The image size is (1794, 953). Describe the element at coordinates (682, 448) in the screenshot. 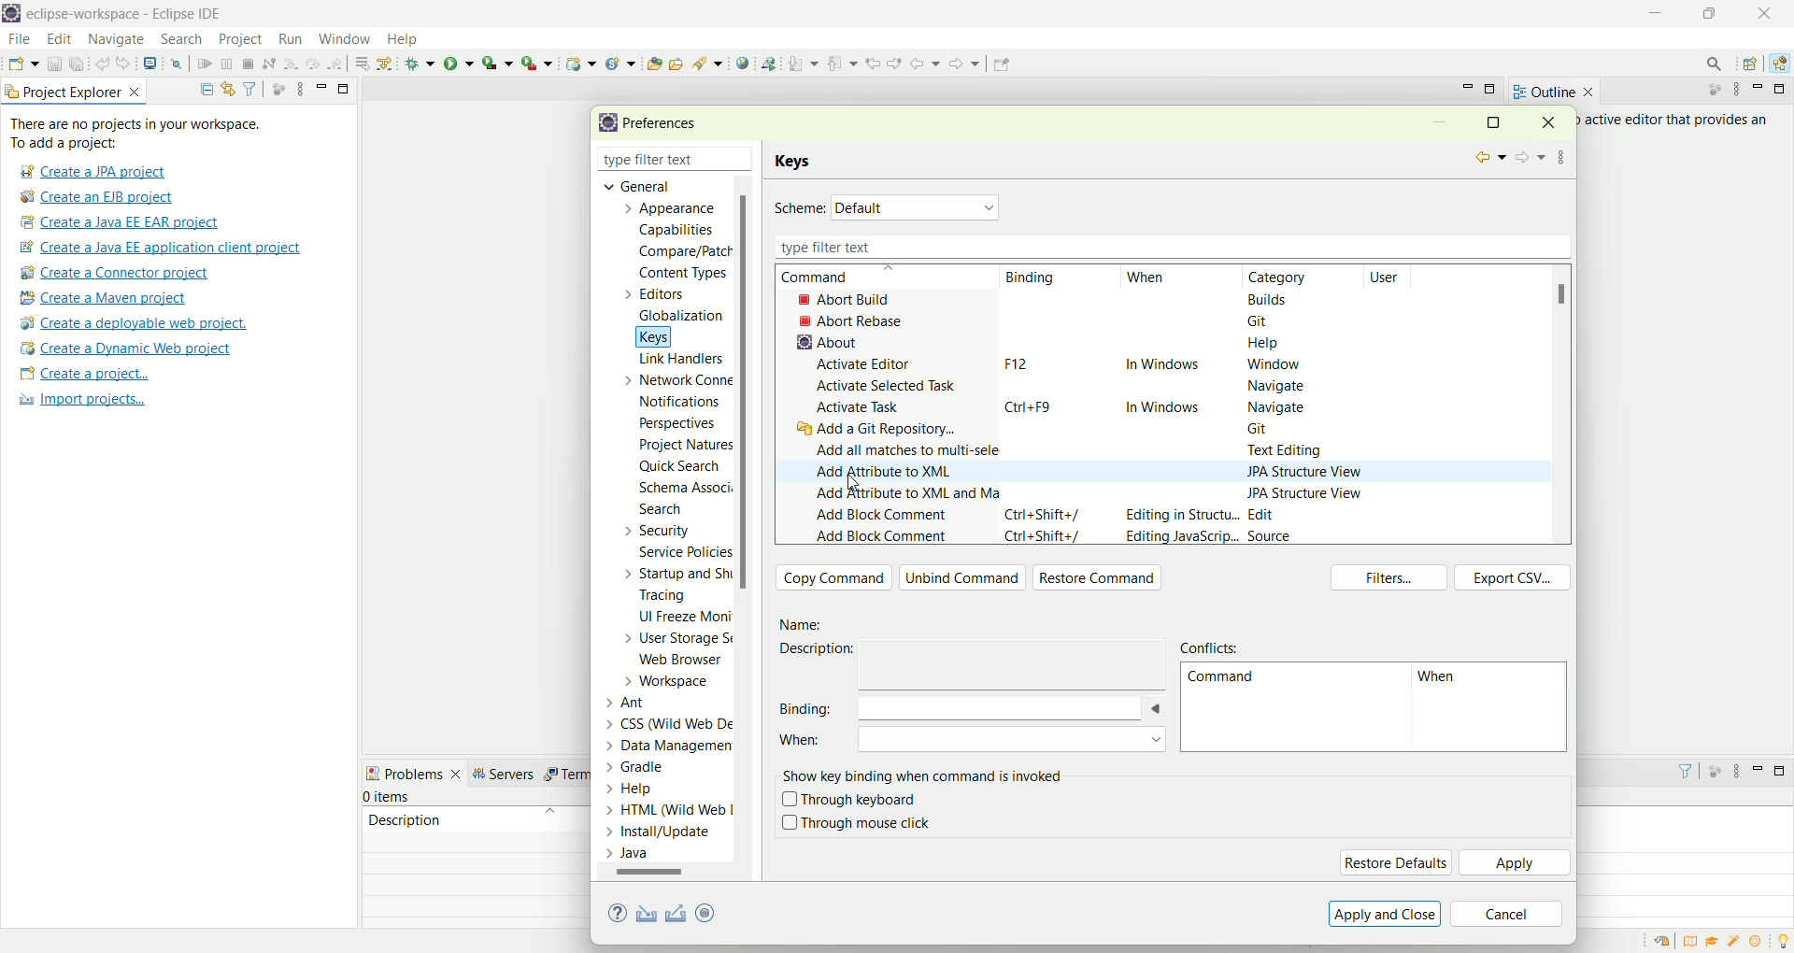

I see `project natures` at that location.